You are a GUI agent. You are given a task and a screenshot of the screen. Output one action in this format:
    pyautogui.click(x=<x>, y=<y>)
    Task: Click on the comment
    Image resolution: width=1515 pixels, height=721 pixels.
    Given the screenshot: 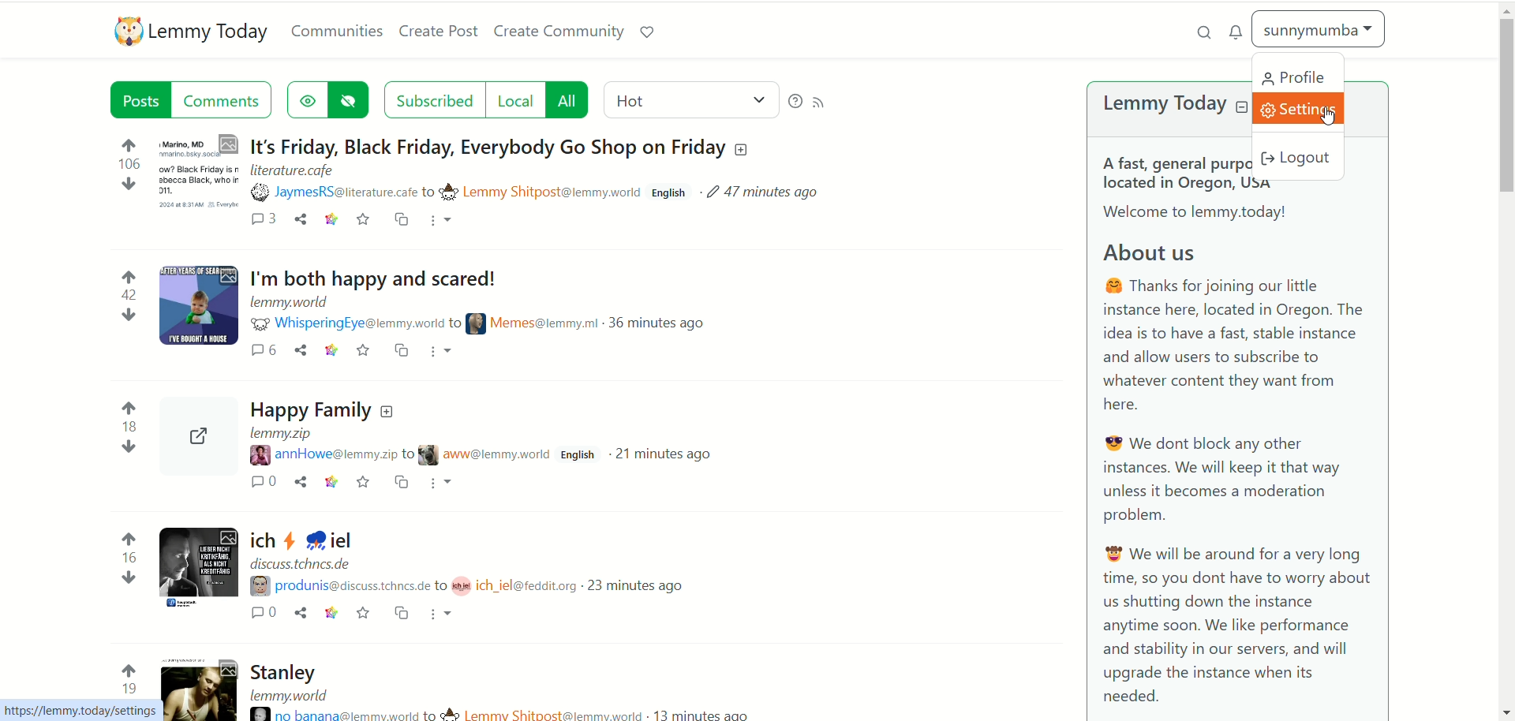 What is the action you would take?
    pyautogui.click(x=225, y=100)
    